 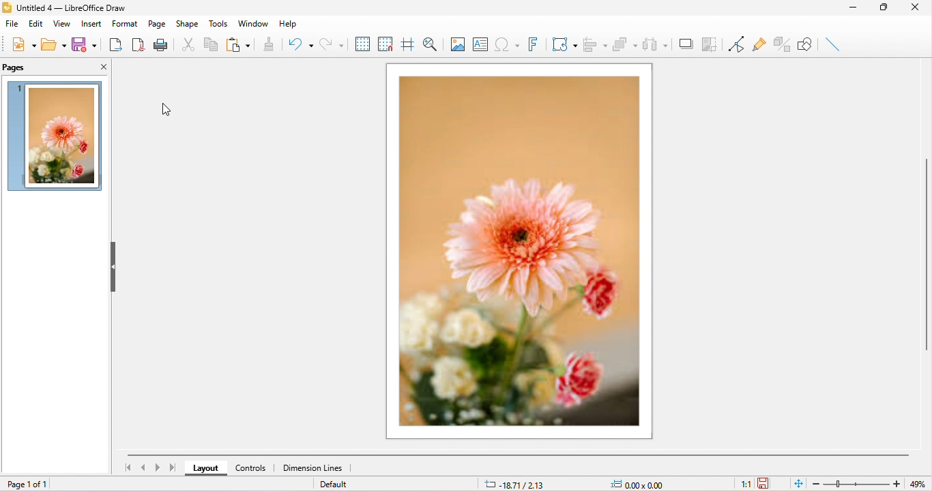 What do you see at coordinates (595, 44) in the screenshot?
I see `align object` at bounding box center [595, 44].